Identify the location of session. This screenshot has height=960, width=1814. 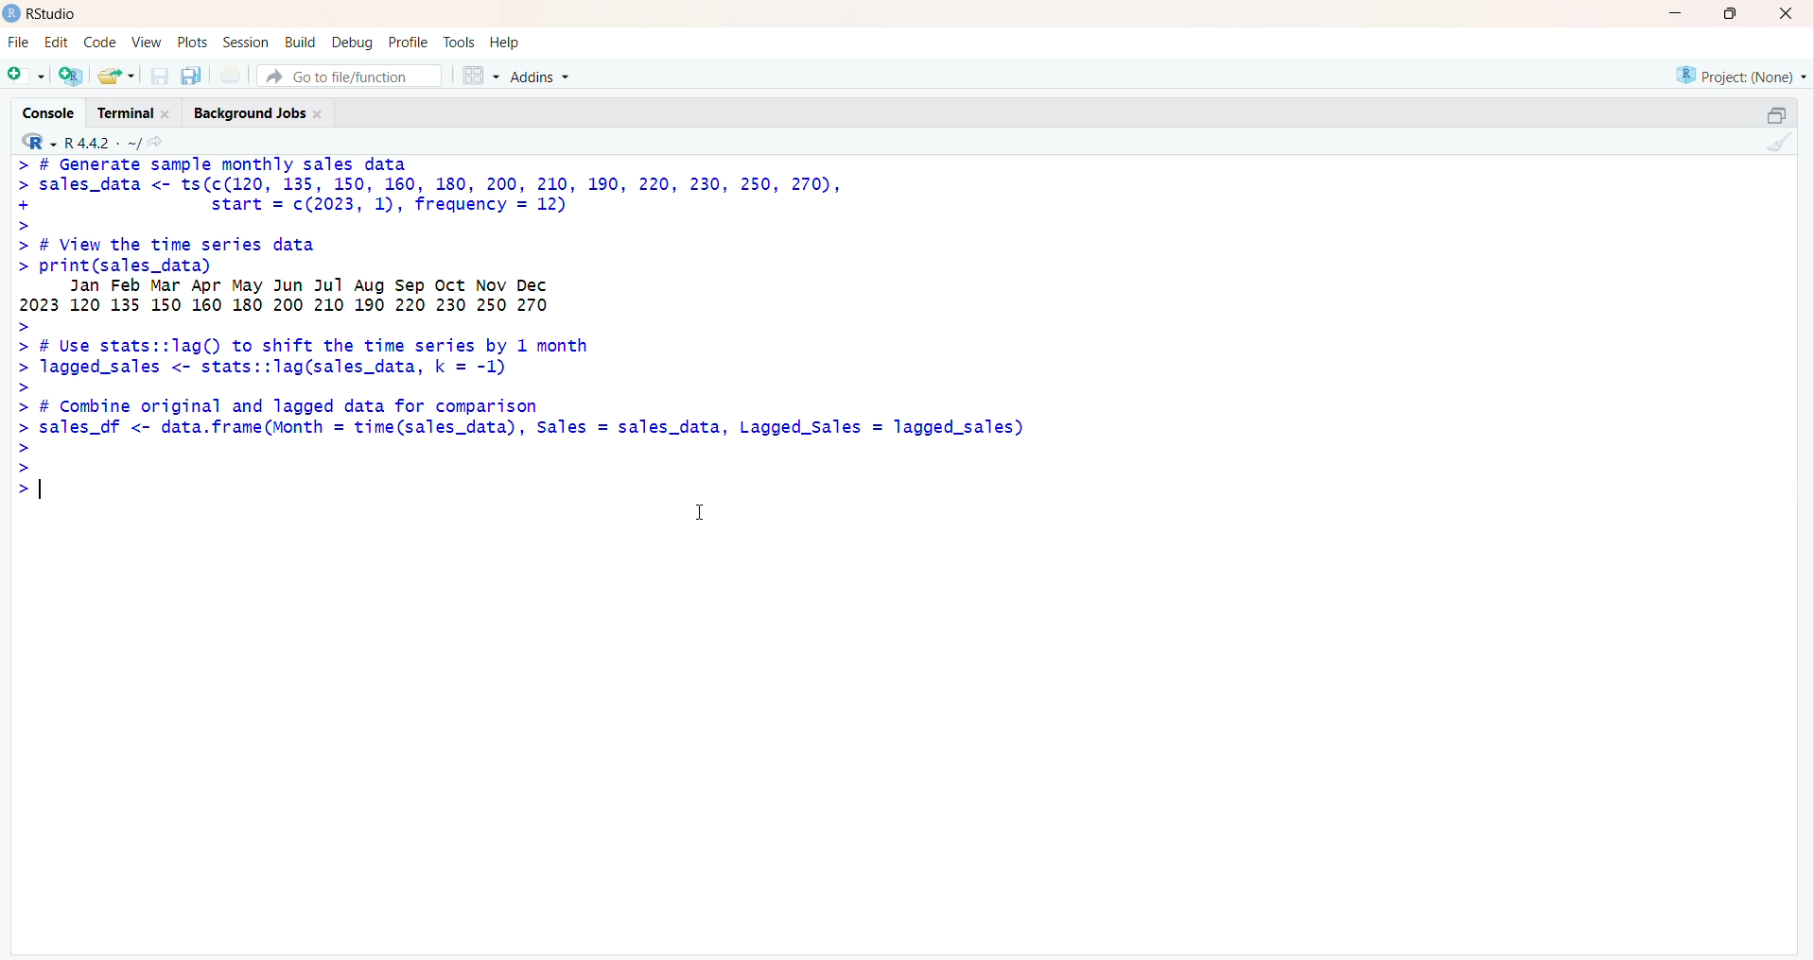
(246, 43).